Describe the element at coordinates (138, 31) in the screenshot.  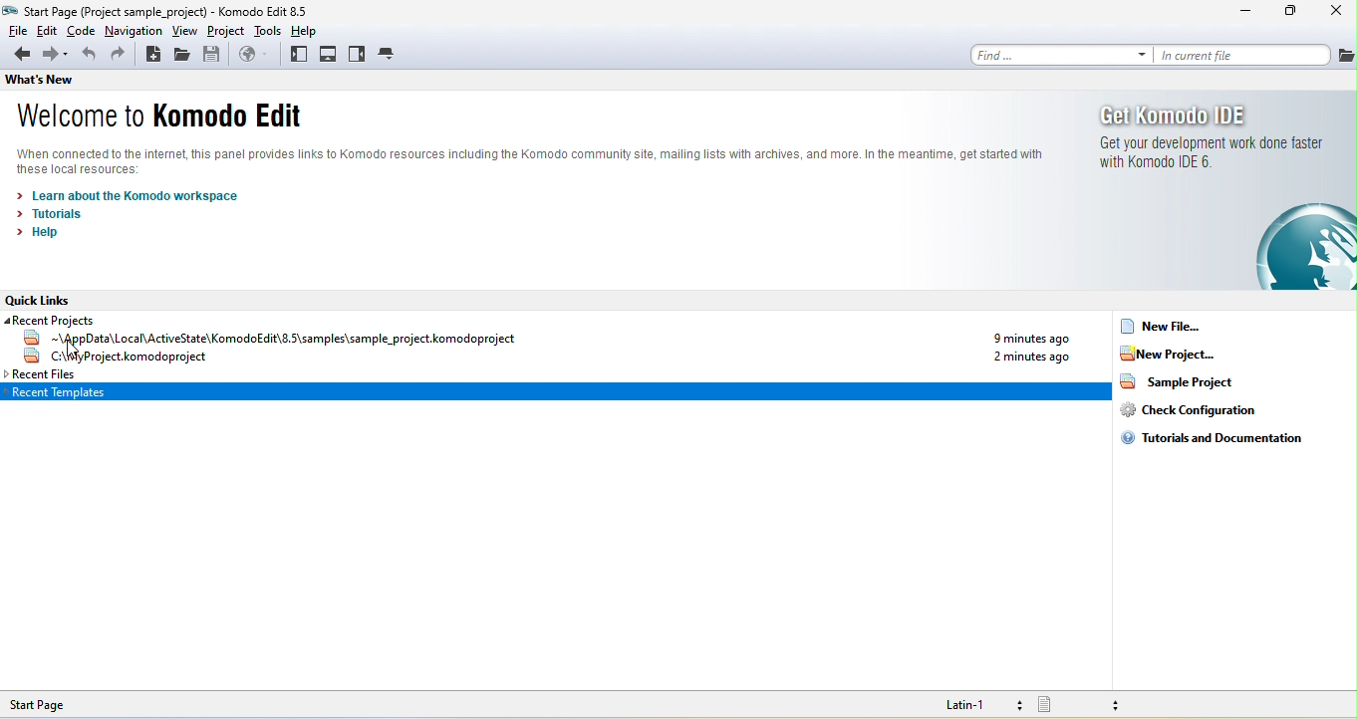
I see `navigation` at that location.